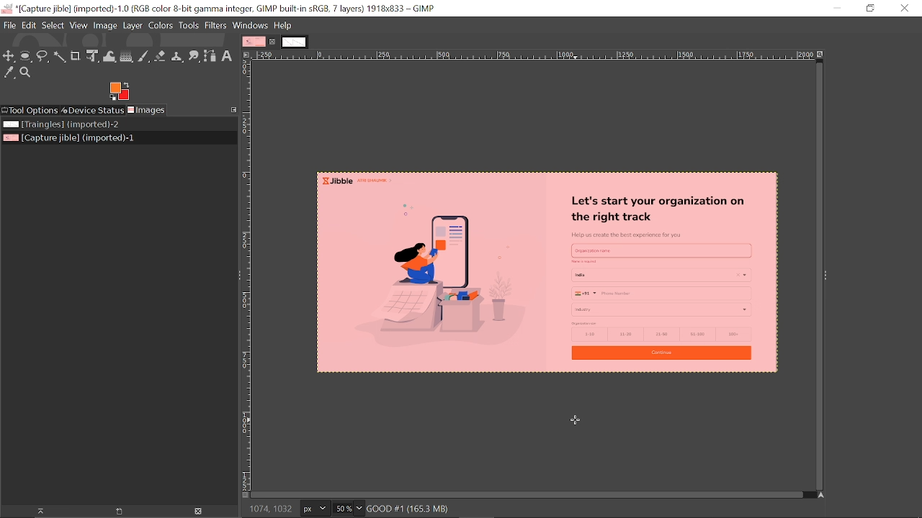 The width and height of the screenshot is (922, 518). Describe the element at coordinates (161, 26) in the screenshot. I see `Colors` at that location.